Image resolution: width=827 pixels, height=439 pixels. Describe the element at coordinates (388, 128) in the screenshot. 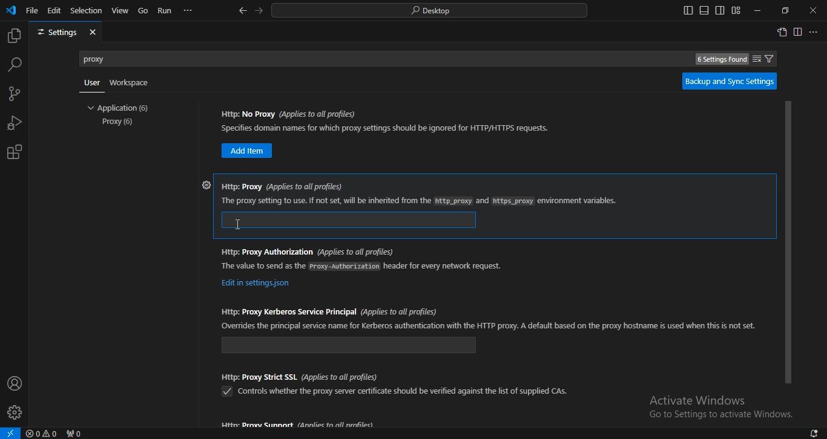

I see `https: no proxy` at that location.